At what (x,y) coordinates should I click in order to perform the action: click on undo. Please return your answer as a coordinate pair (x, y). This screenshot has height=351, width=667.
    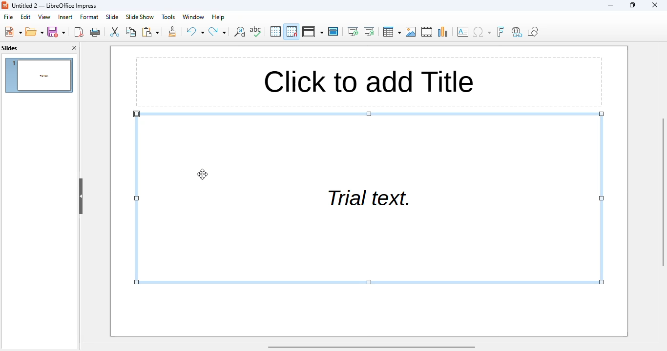
    Looking at the image, I should click on (195, 31).